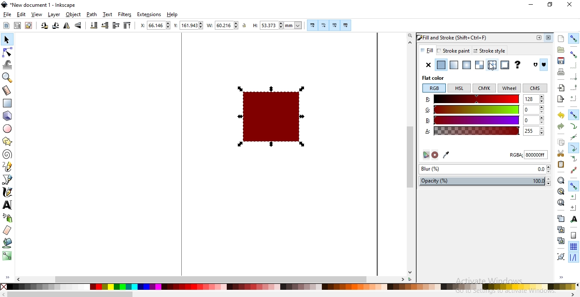 The image size is (580, 297). Describe the element at coordinates (8, 104) in the screenshot. I see `create rectangles and squares` at that location.